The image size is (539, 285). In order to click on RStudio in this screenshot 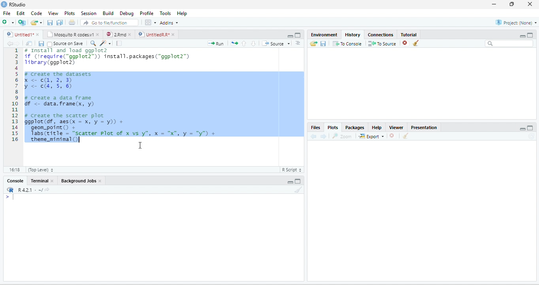, I will do `click(13, 4)`.